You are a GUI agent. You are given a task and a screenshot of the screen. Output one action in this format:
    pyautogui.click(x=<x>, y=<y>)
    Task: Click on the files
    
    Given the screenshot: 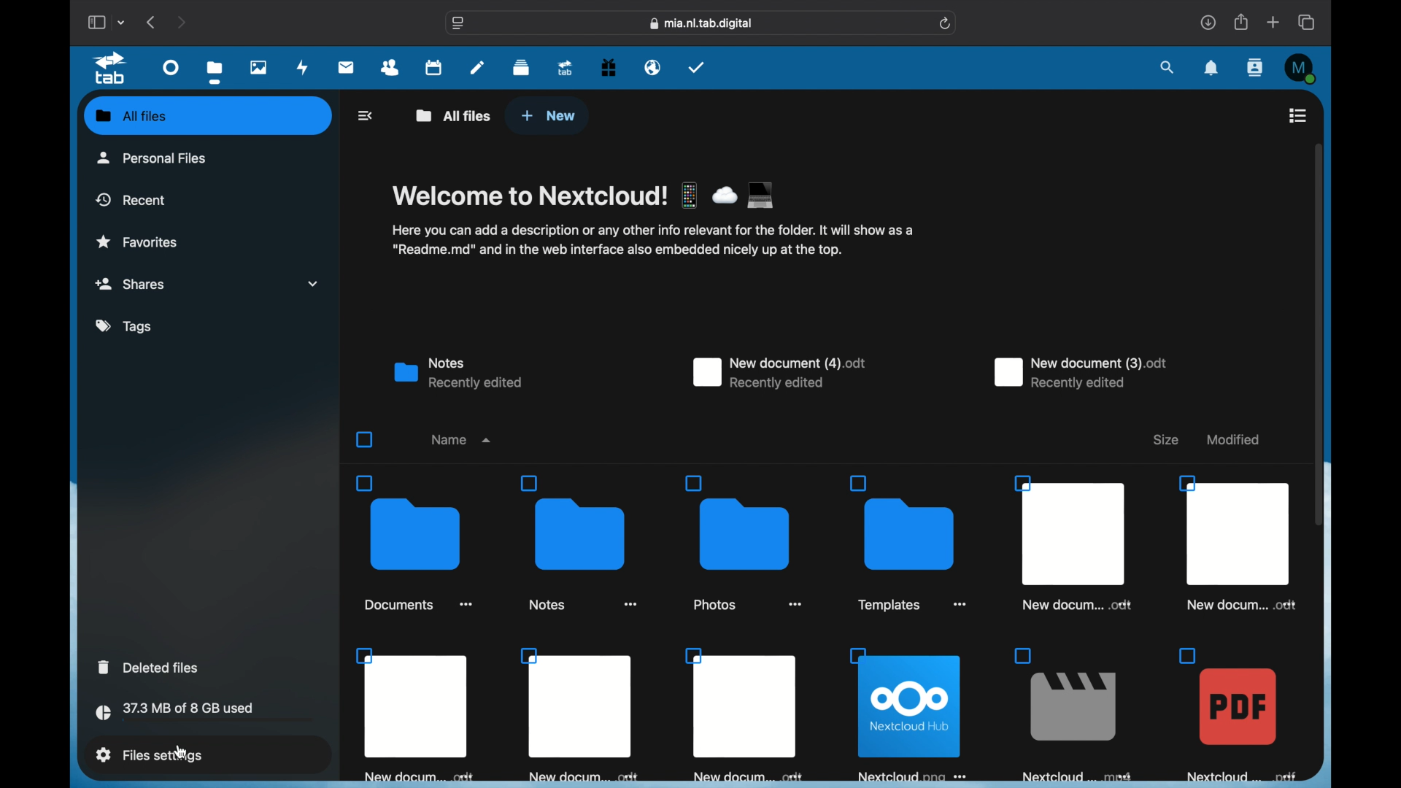 What is the action you would take?
    pyautogui.click(x=215, y=72)
    